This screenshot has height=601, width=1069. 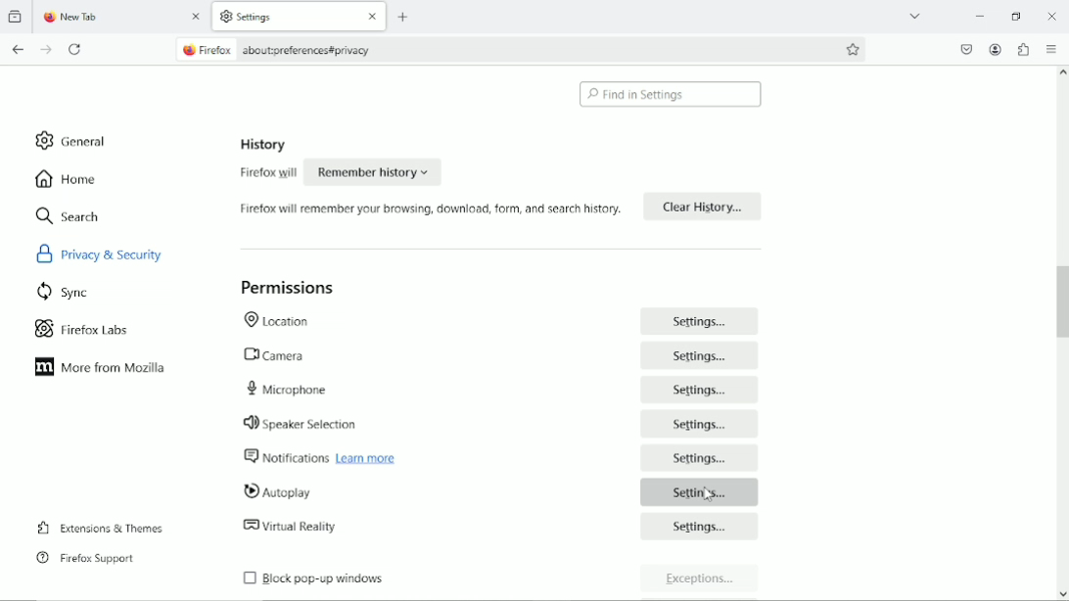 I want to click on Settings..., so click(x=699, y=528).